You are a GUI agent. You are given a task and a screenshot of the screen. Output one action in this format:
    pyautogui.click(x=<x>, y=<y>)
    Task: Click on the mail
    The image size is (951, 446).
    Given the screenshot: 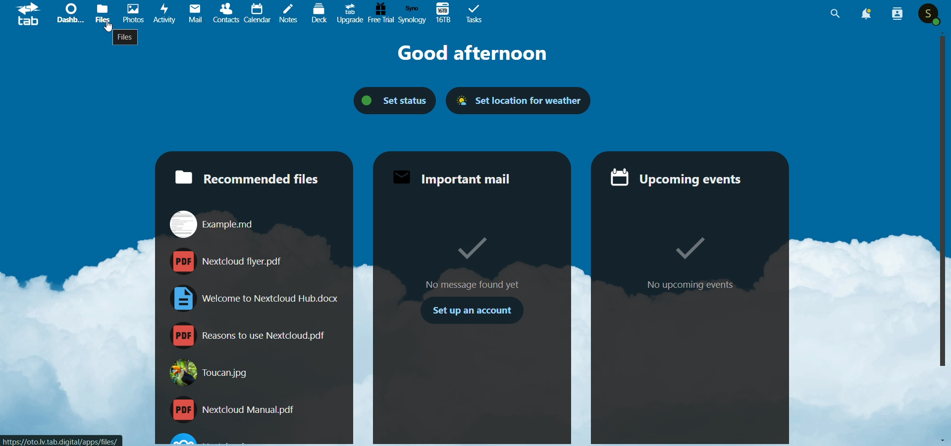 What is the action you would take?
    pyautogui.click(x=193, y=15)
    